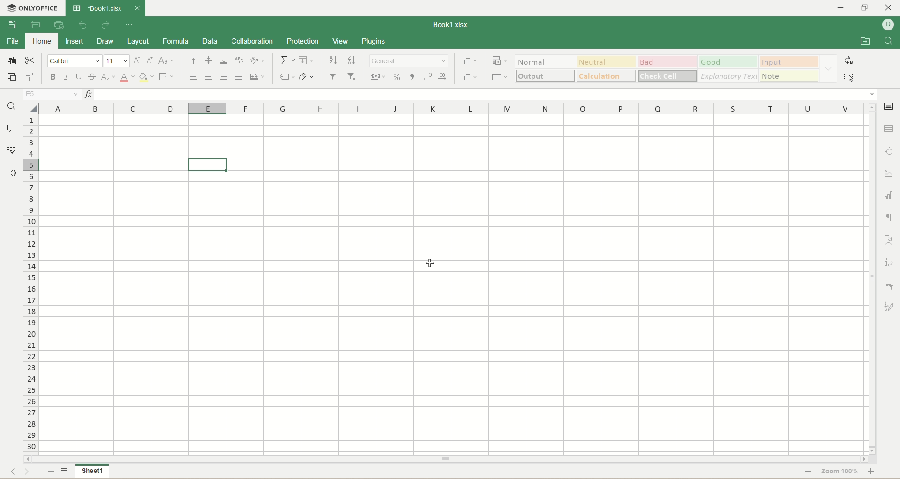 Image resolution: width=900 pixels, height=479 pixels. I want to click on orientation, so click(258, 60).